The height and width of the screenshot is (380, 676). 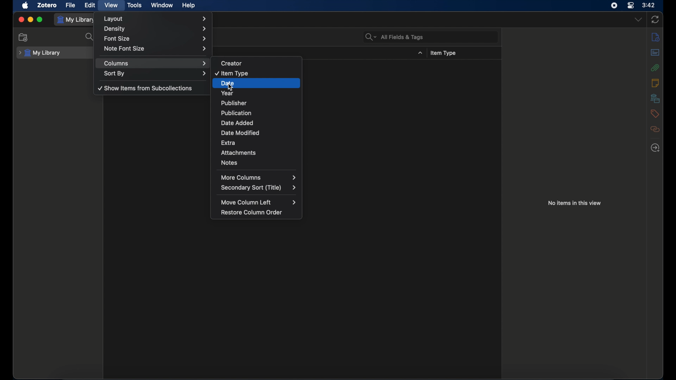 What do you see at coordinates (230, 89) in the screenshot?
I see `cursor` at bounding box center [230, 89].